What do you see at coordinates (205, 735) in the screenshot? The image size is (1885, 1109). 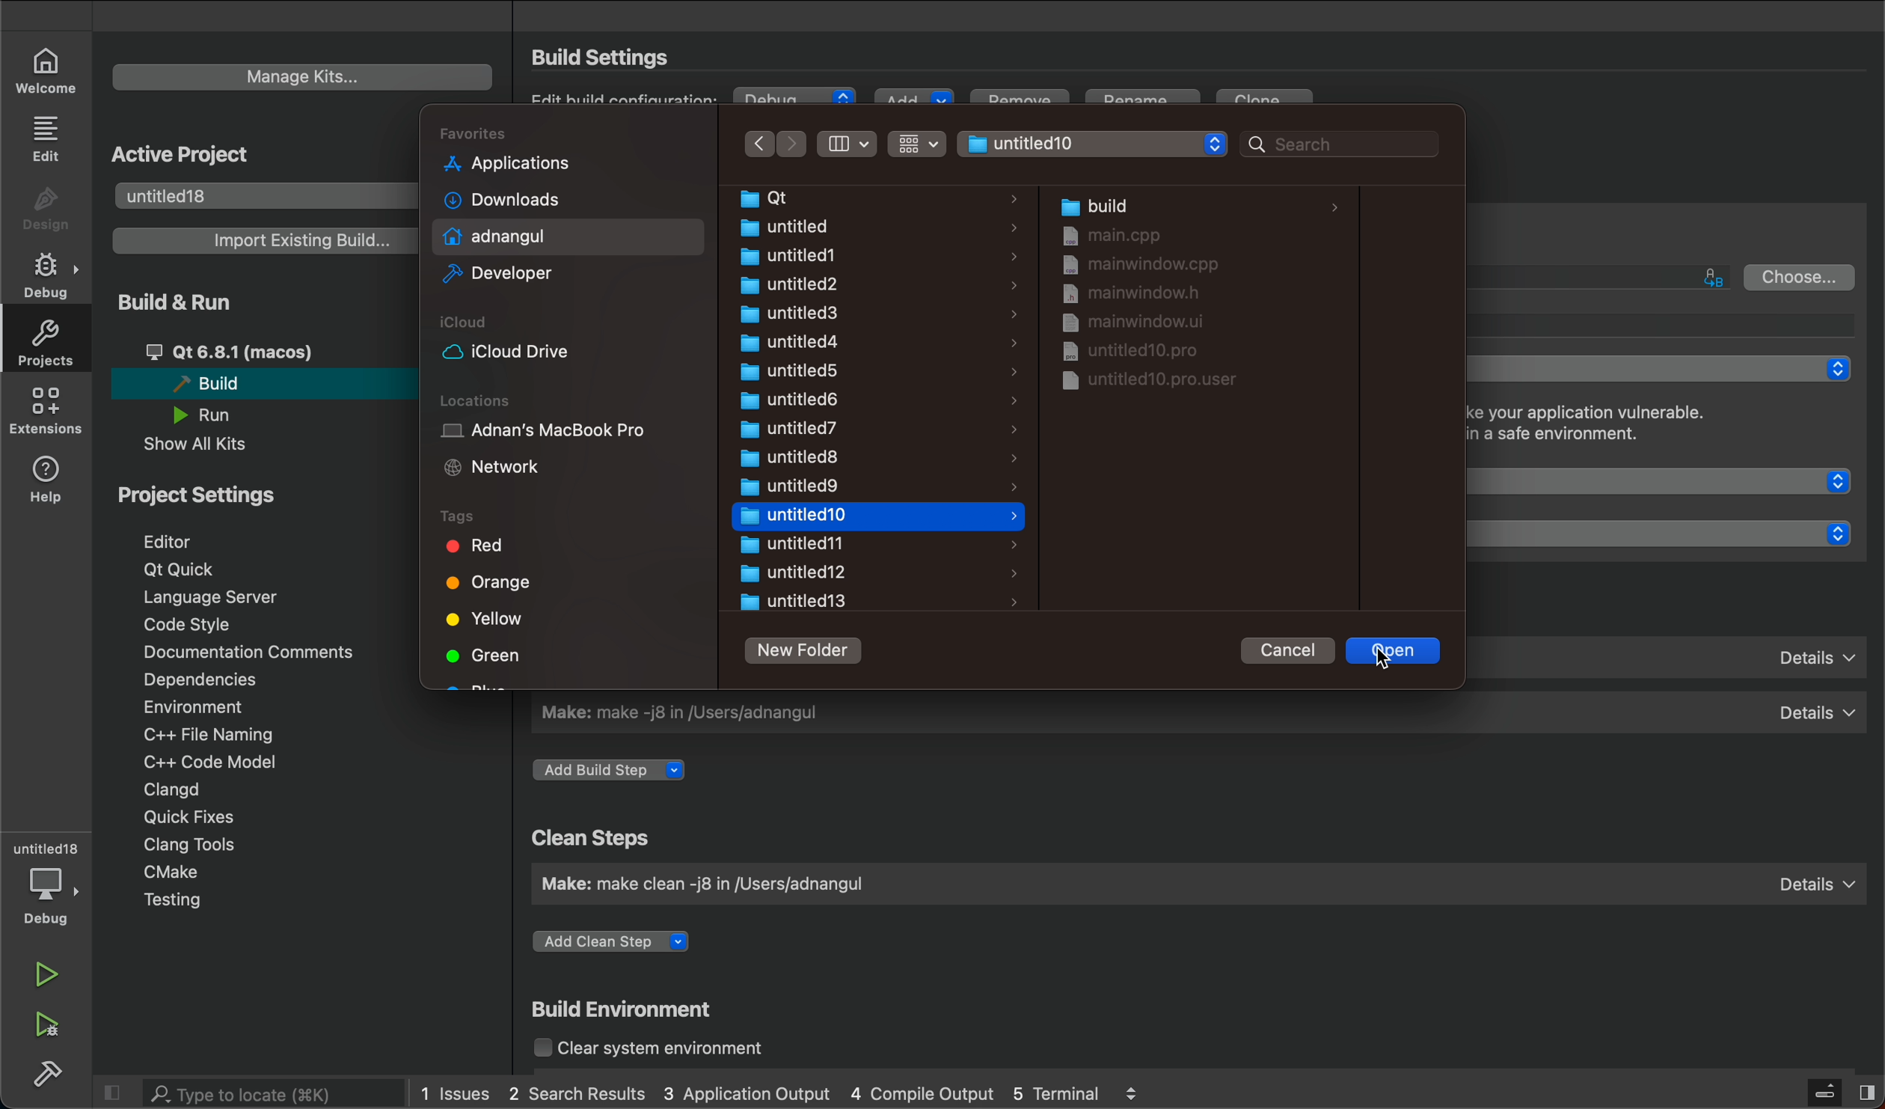 I see `C++ file naming` at bounding box center [205, 735].